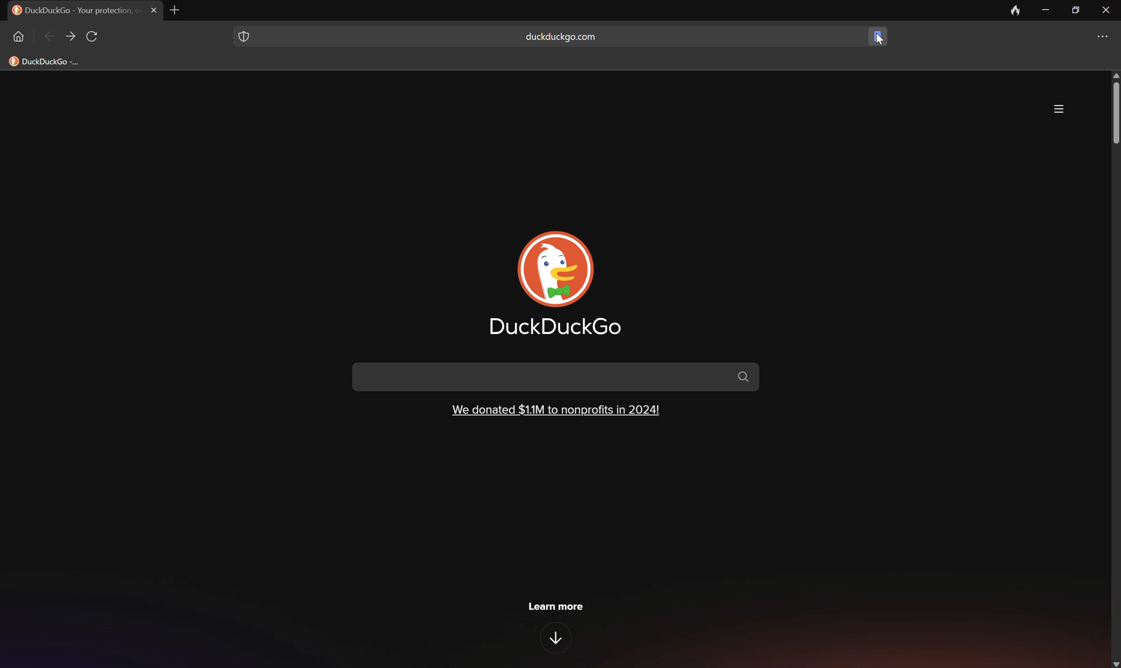 Image resolution: width=1121 pixels, height=668 pixels. What do you see at coordinates (1016, 10) in the screenshot?
I see `Leave no trace` at bounding box center [1016, 10].